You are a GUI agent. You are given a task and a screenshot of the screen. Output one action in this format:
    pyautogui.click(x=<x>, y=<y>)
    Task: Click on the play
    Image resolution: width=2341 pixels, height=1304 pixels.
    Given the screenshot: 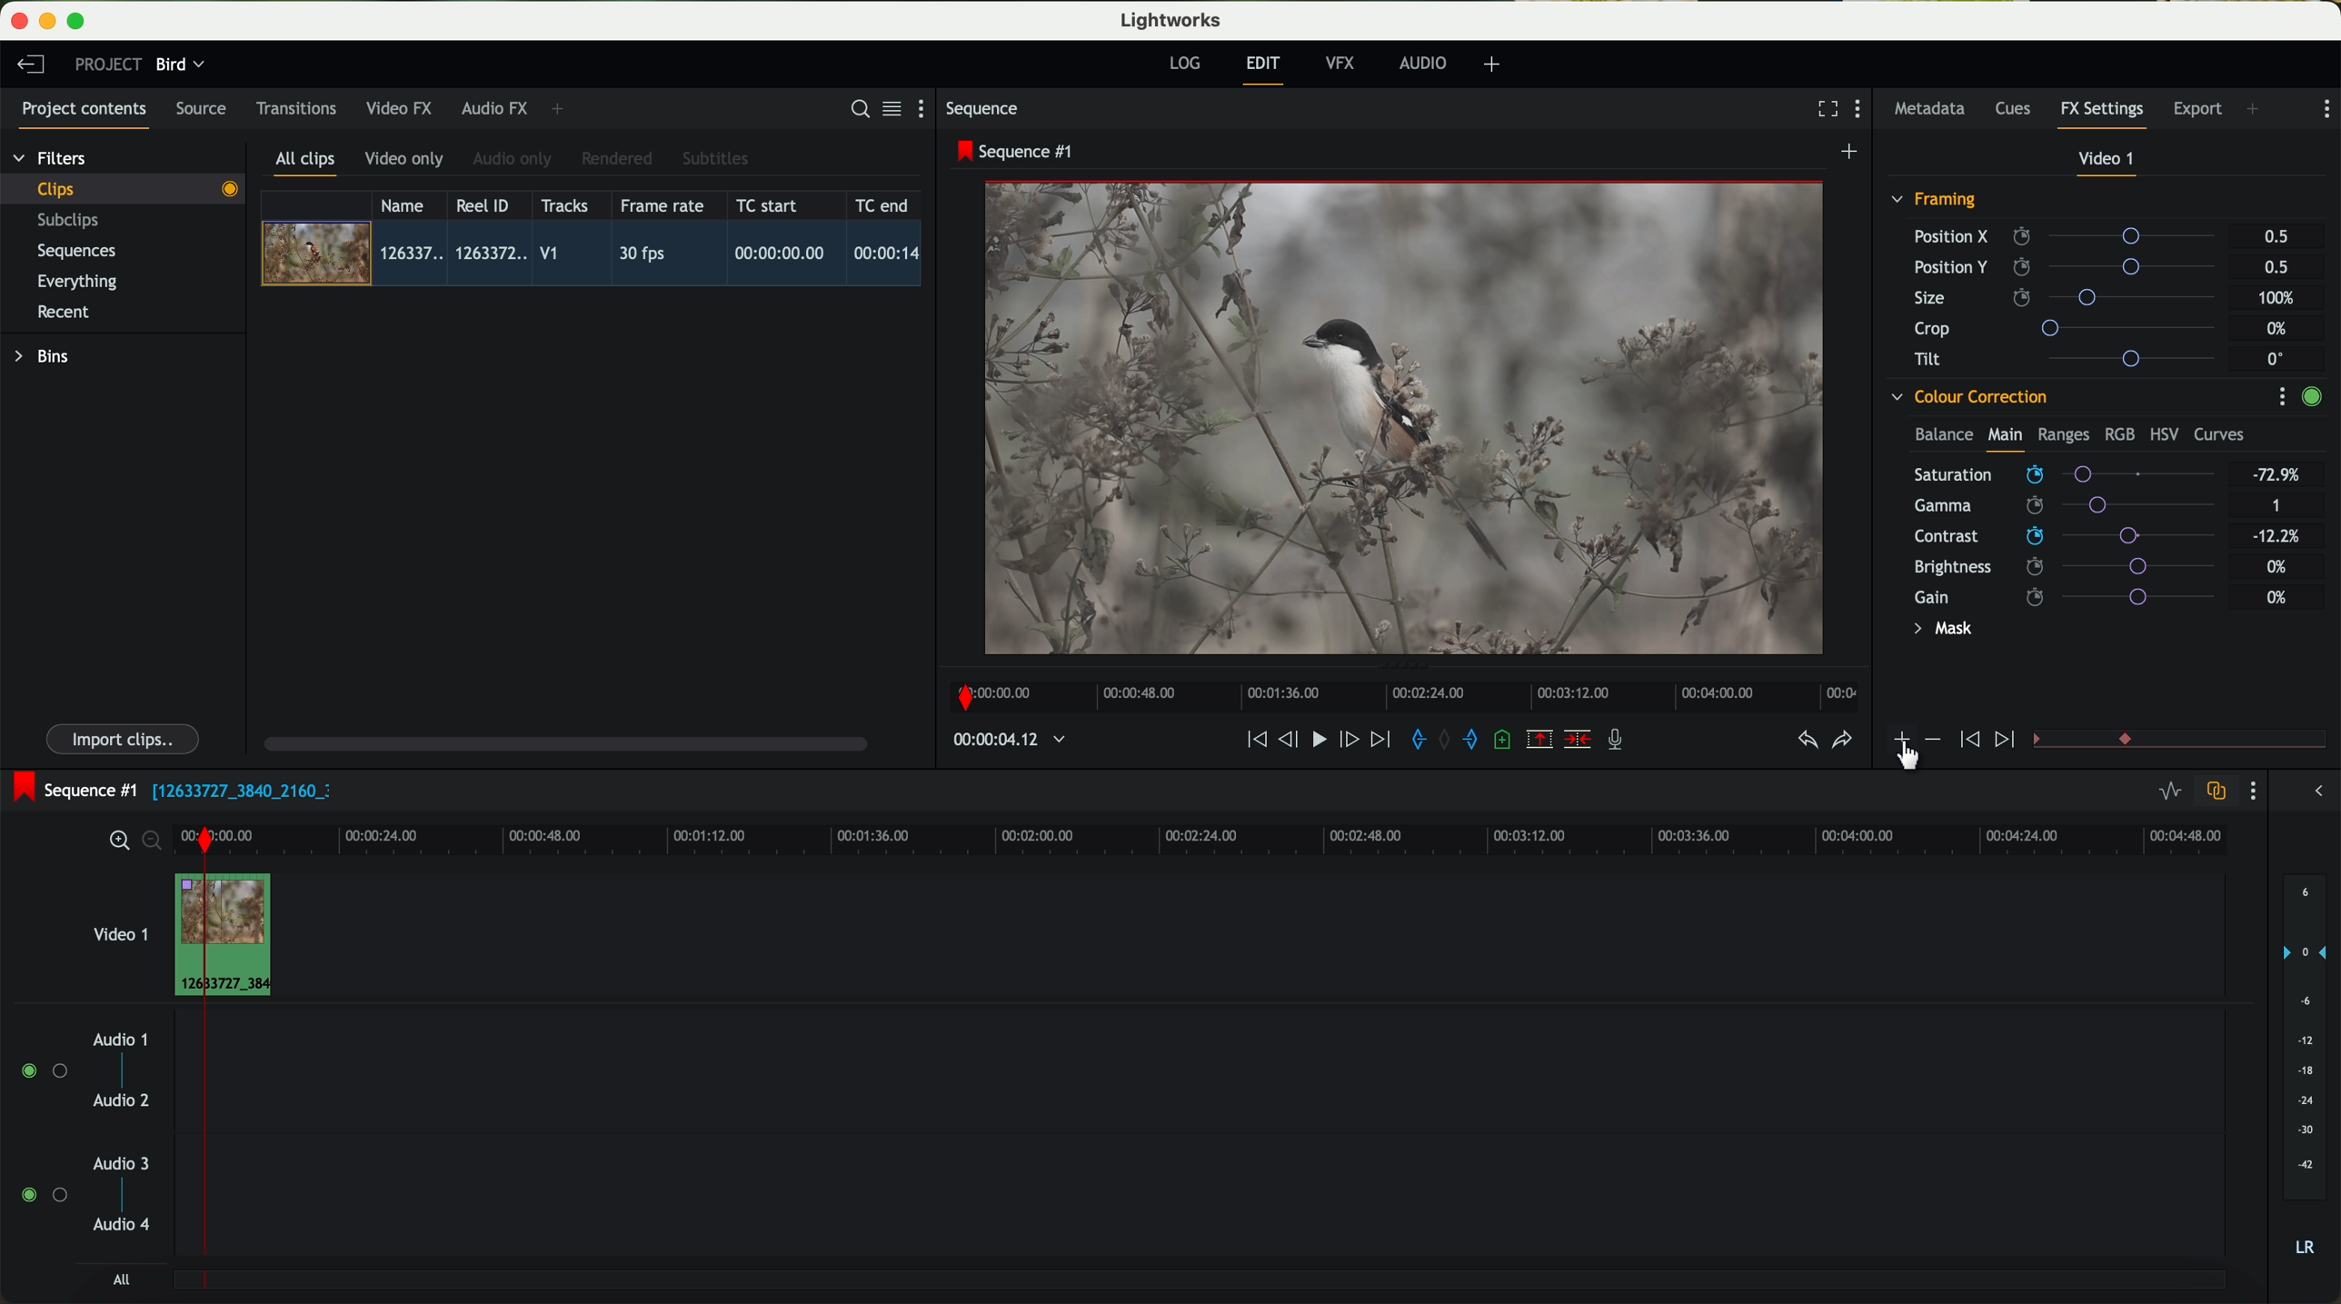 What is the action you would take?
    pyautogui.click(x=1318, y=738)
    